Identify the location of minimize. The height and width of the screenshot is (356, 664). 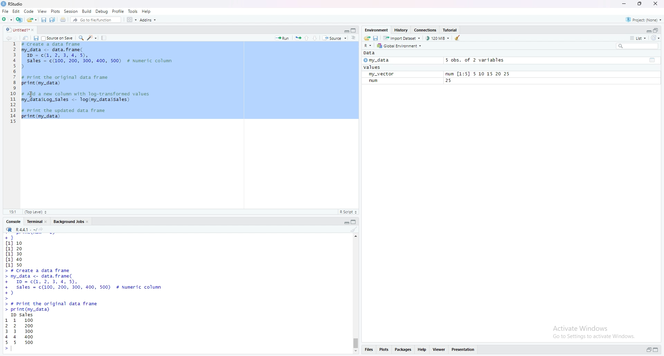
(647, 30).